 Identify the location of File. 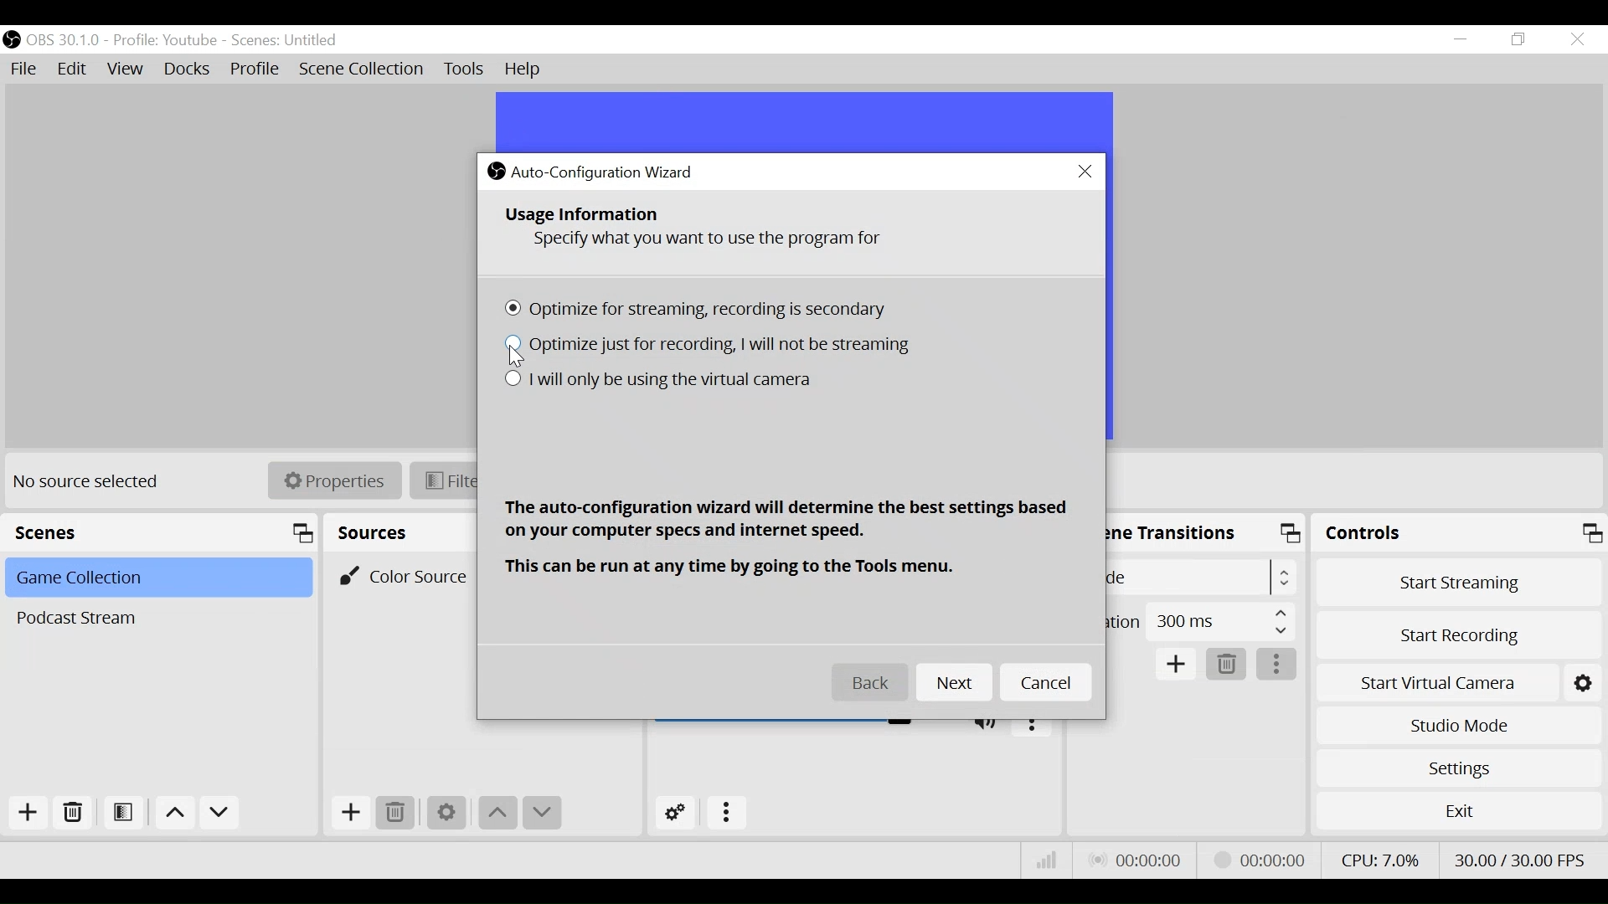
(24, 69).